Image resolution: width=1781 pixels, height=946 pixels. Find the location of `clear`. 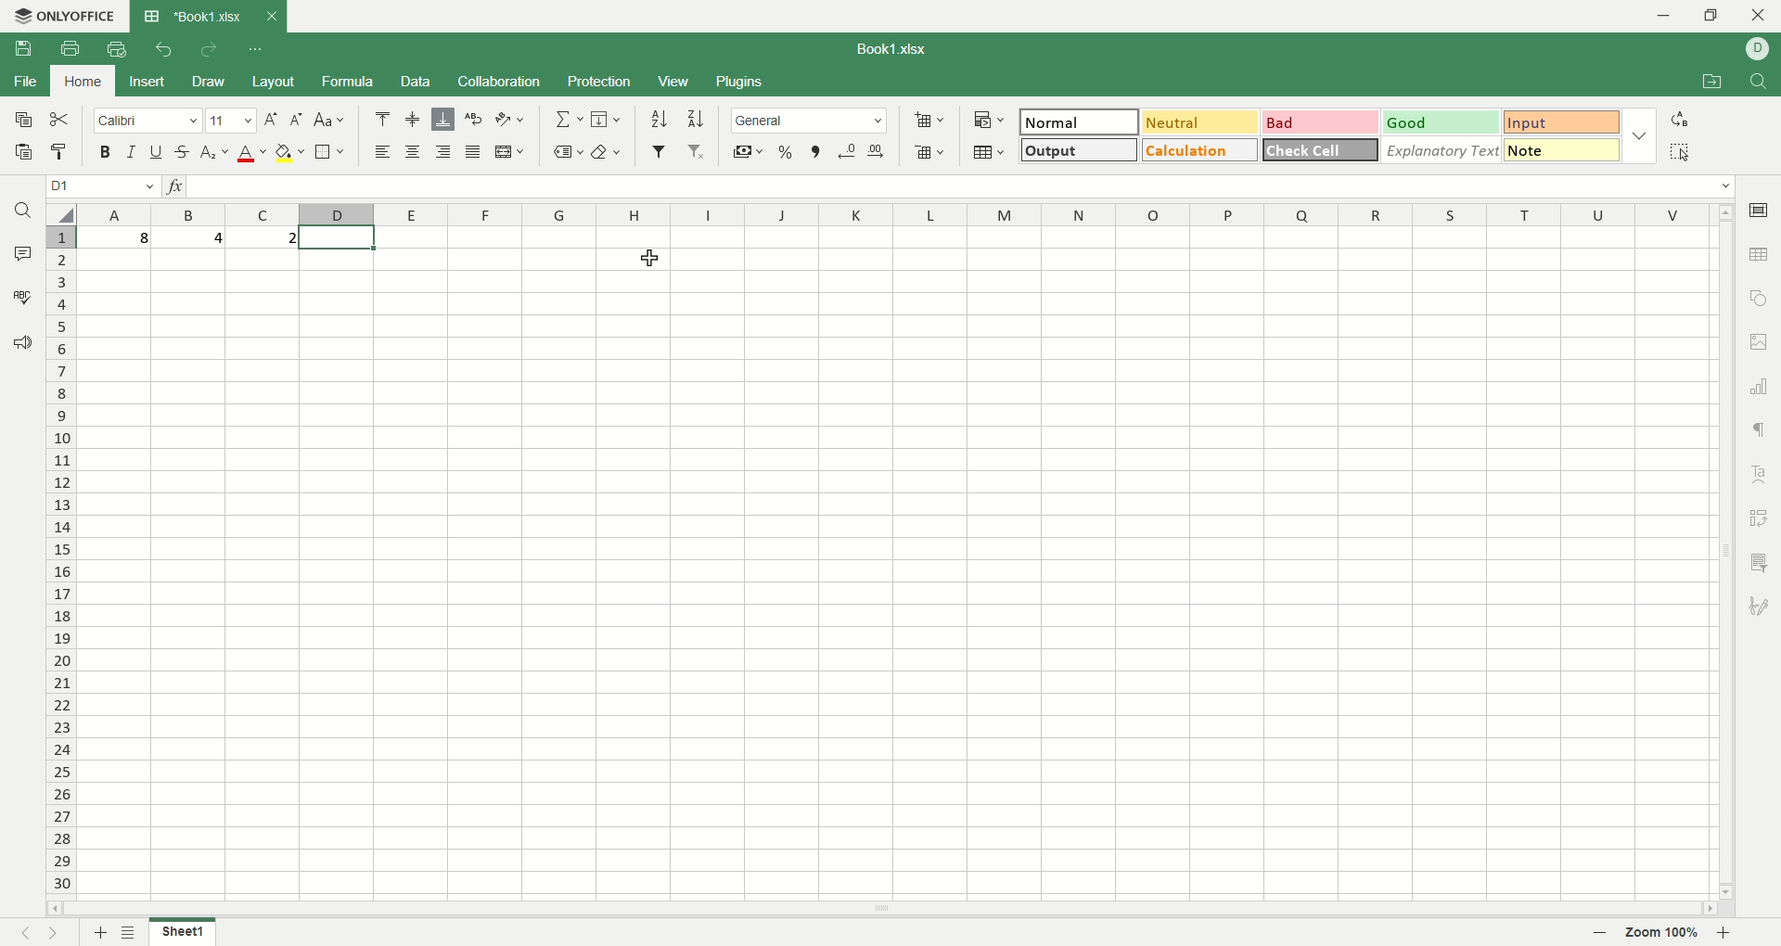

clear is located at coordinates (606, 151).